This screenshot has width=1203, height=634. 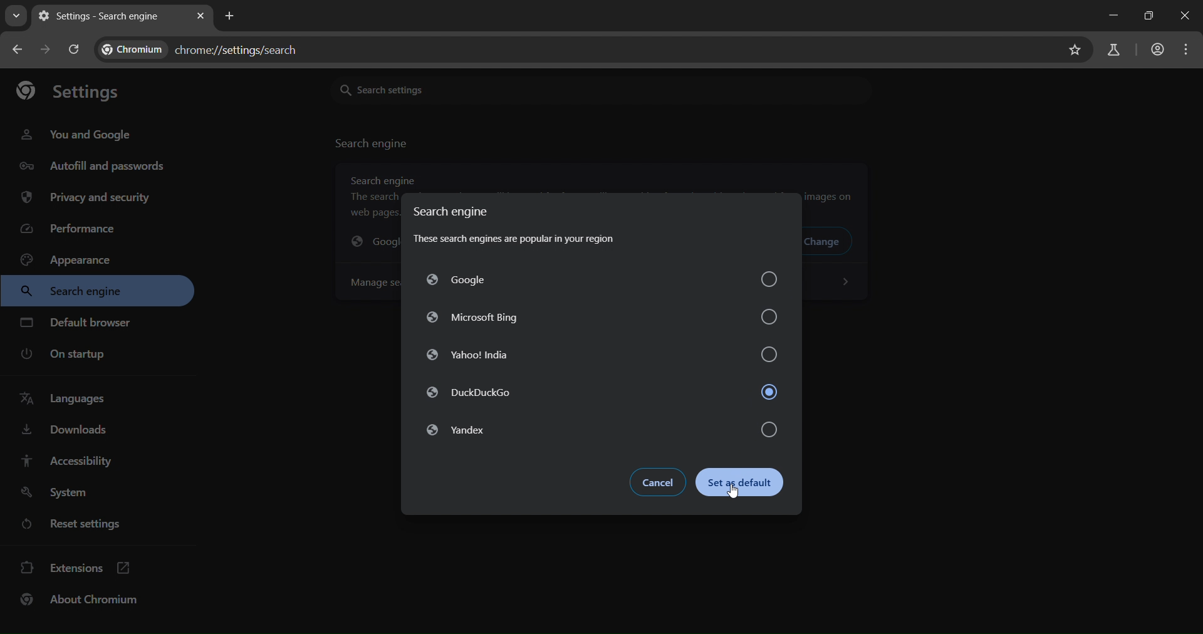 I want to click on Search engine
These search engines are popular in your region, so click(x=519, y=226).